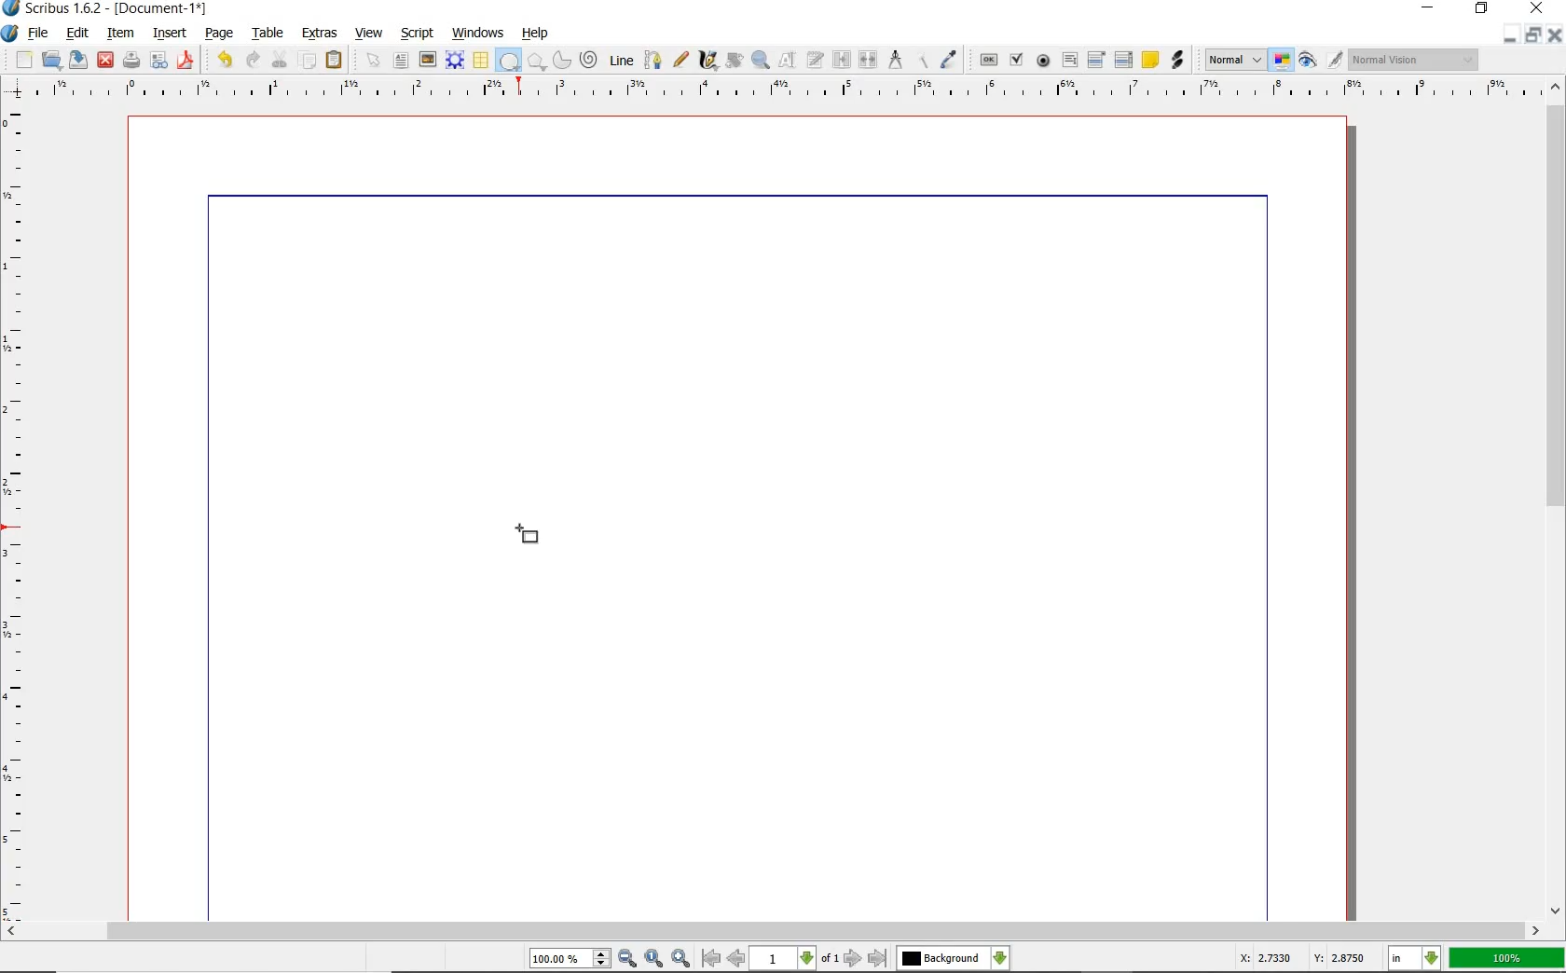 The image size is (1566, 973). Describe the element at coordinates (216, 34) in the screenshot. I see `PAGE` at that location.